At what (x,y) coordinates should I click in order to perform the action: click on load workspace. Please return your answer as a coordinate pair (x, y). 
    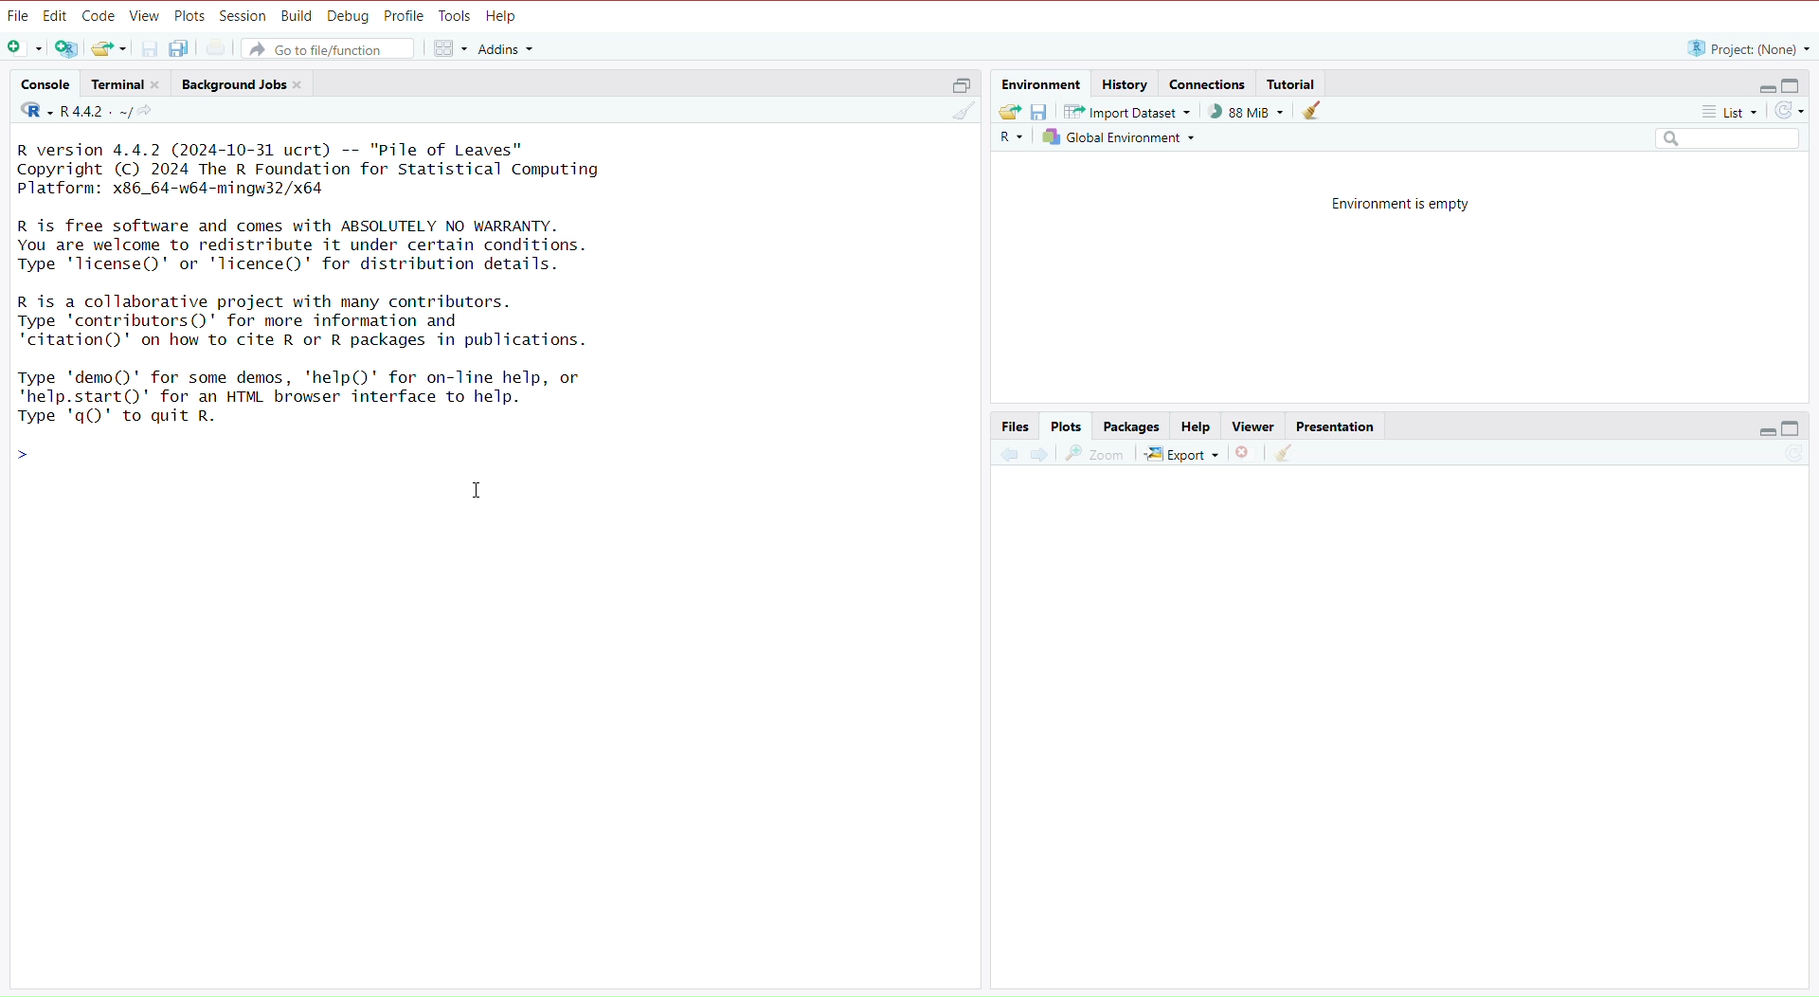
    Looking at the image, I should click on (1010, 112).